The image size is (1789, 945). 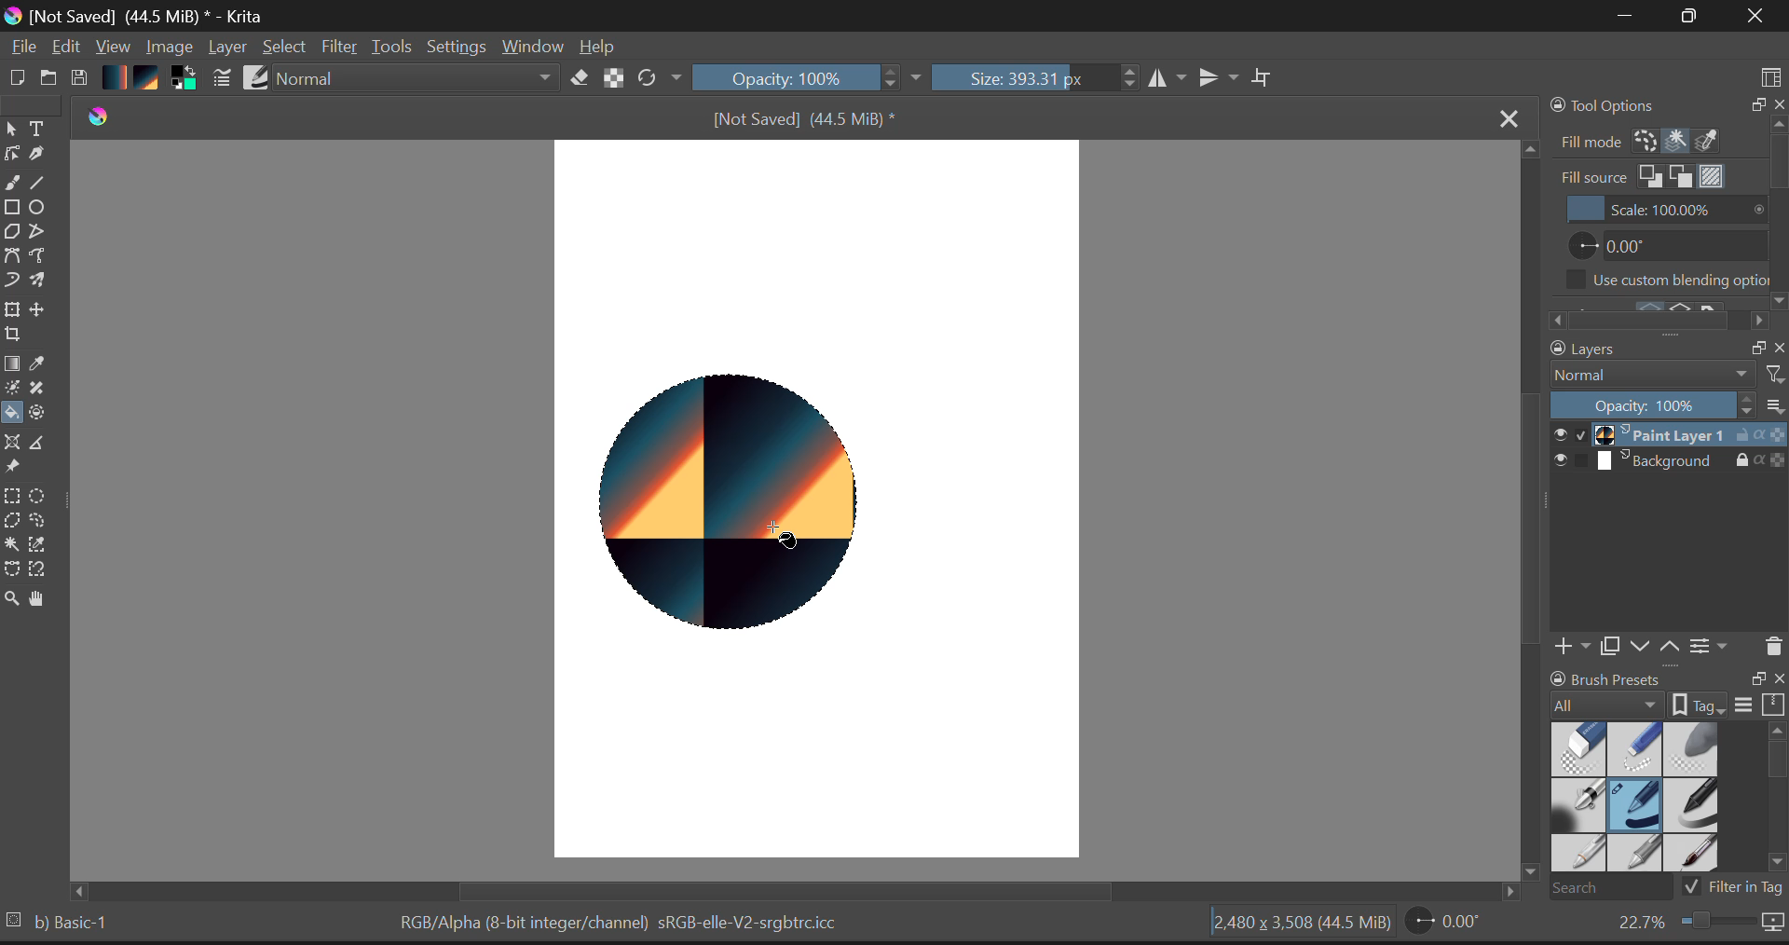 What do you see at coordinates (48, 523) in the screenshot?
I see `Freehand Selection` at bounding box center [48, 523].